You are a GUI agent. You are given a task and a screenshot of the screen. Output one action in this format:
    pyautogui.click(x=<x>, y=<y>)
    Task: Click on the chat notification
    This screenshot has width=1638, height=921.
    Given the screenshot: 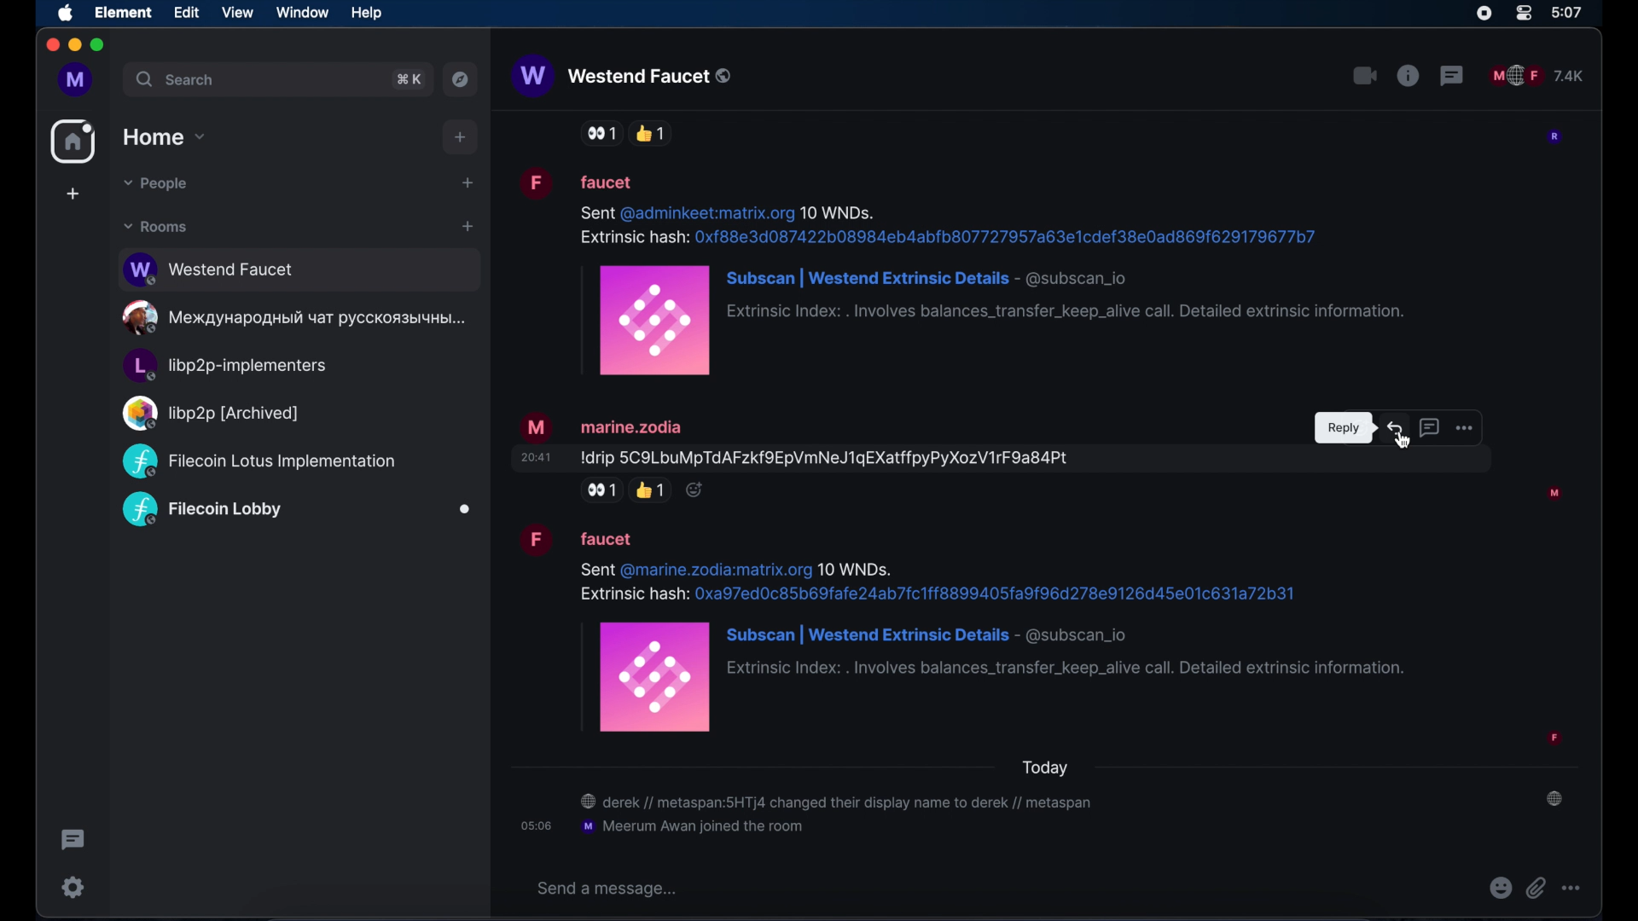 What is the action you would take?
    pyautogui.click(x=810, y=816)
    